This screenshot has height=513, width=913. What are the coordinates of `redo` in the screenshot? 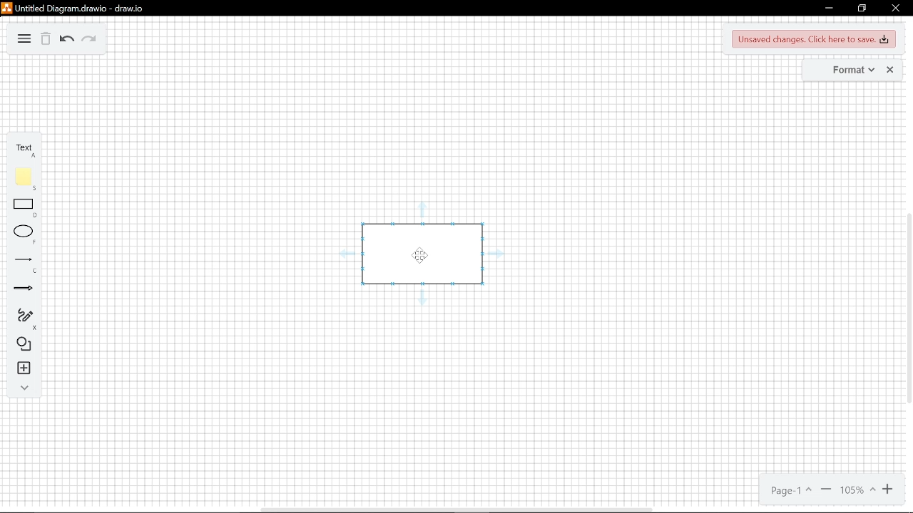 It's located at (90, 41).